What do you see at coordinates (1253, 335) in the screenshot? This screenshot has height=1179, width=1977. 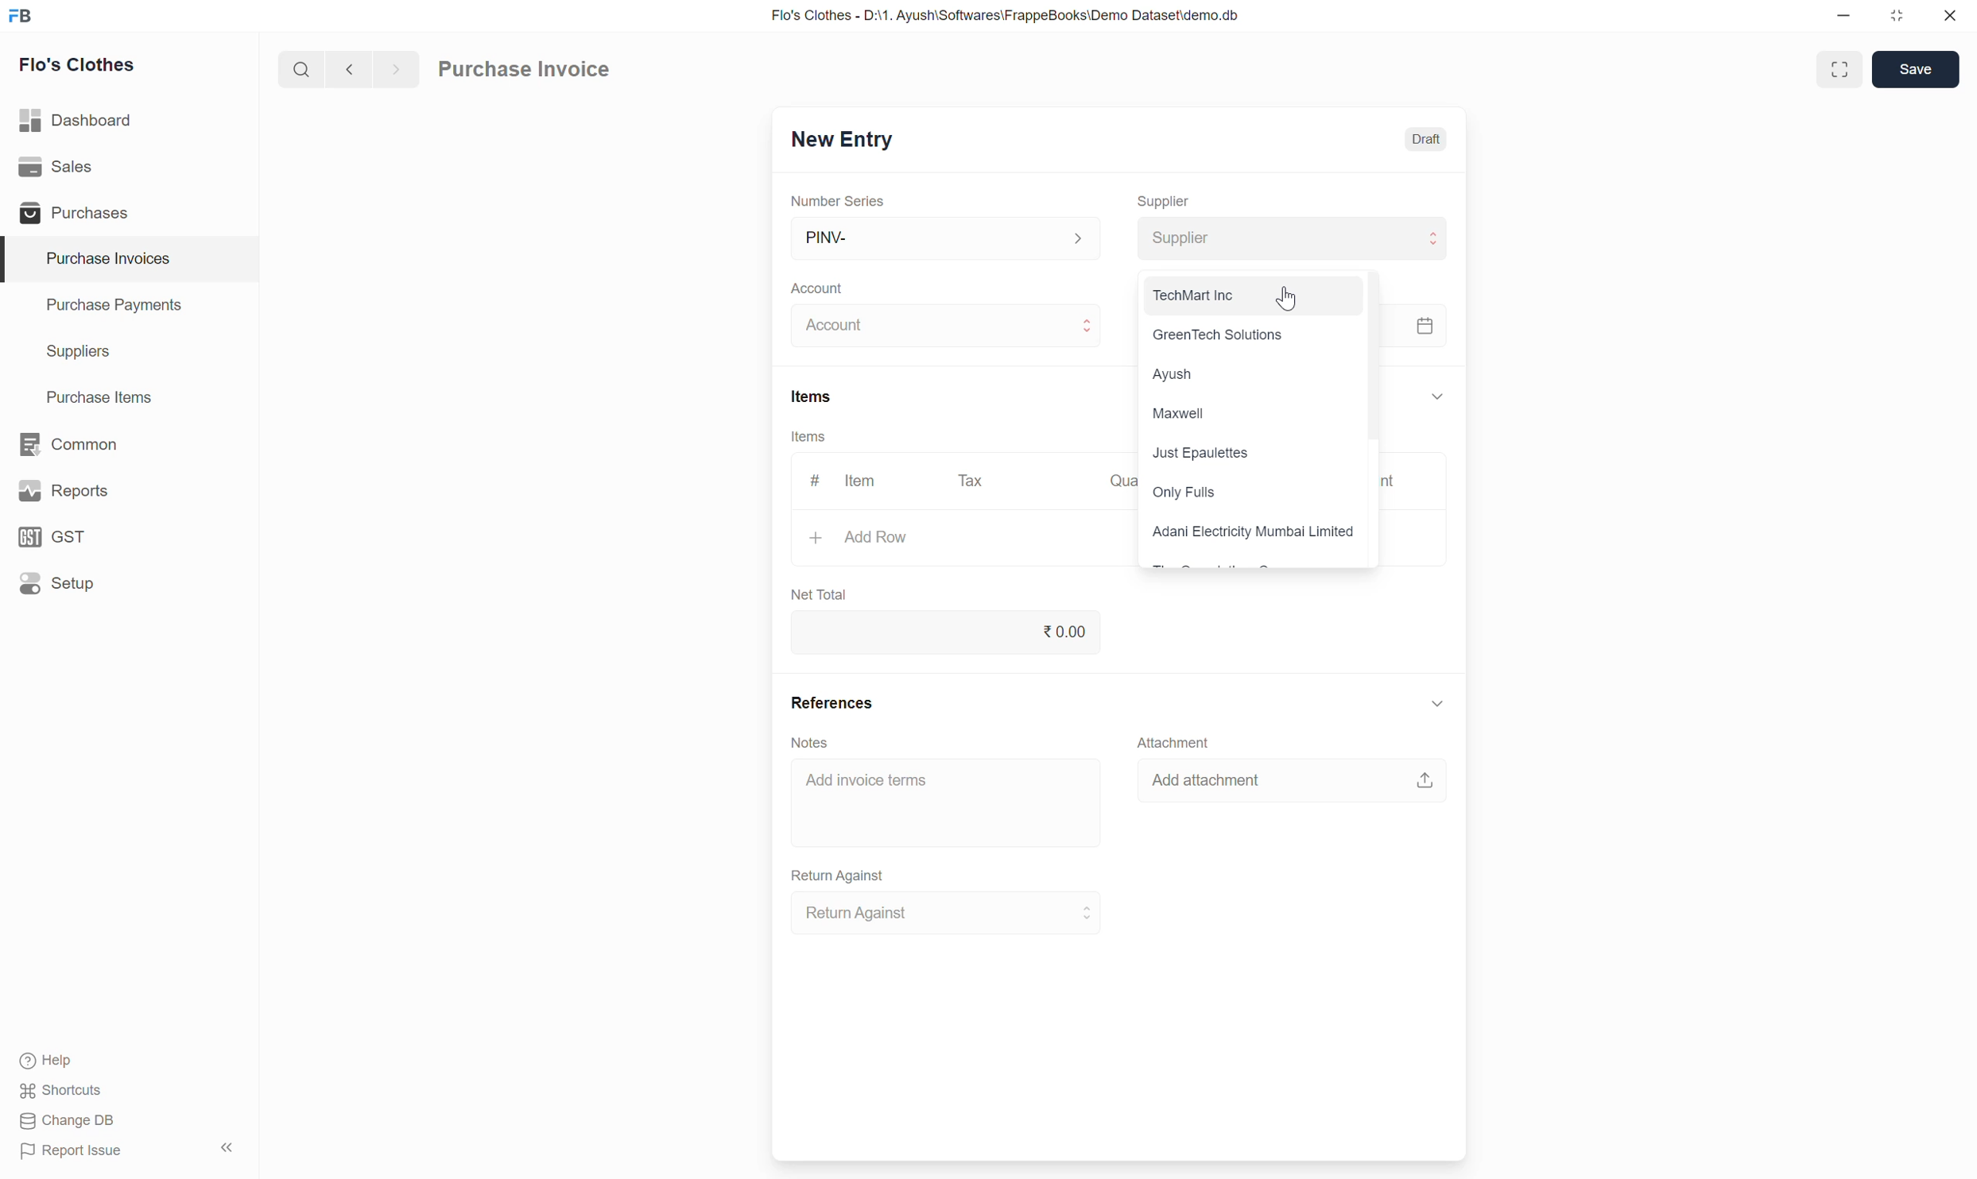 I see `GreenTech Solutions` at bounding box center [1253, 335].